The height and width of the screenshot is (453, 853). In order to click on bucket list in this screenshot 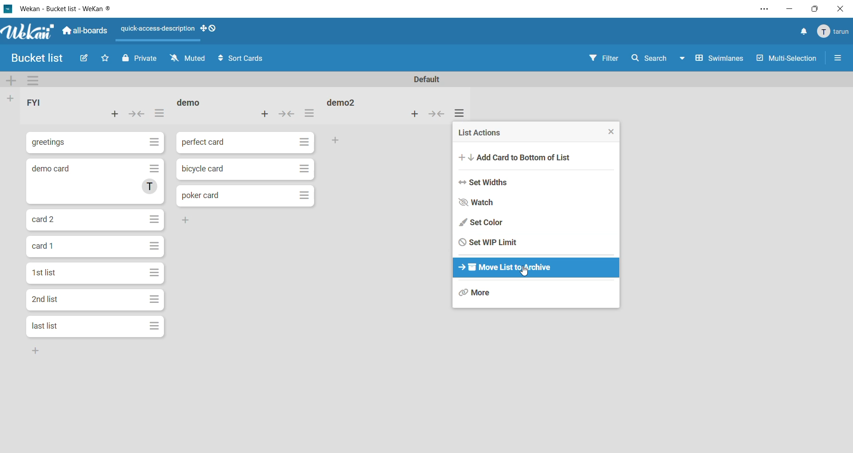, I will do `click(37, 58)`.